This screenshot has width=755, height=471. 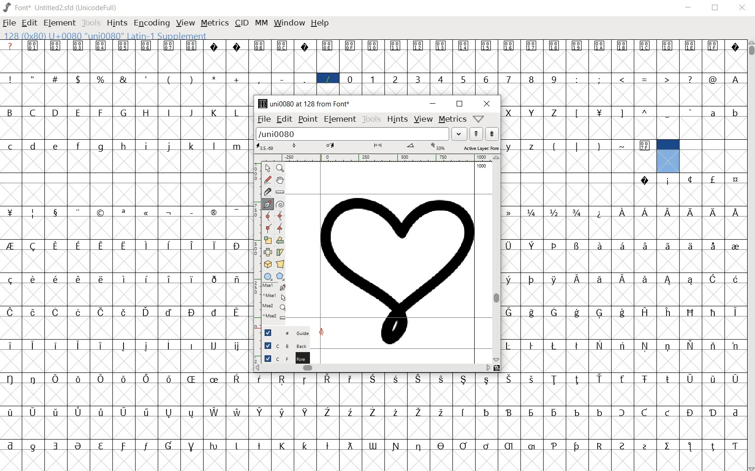 What do you see at coordinates (577, 113) in the screenshot?
I see `glyph` at bounding box center [577, 113].